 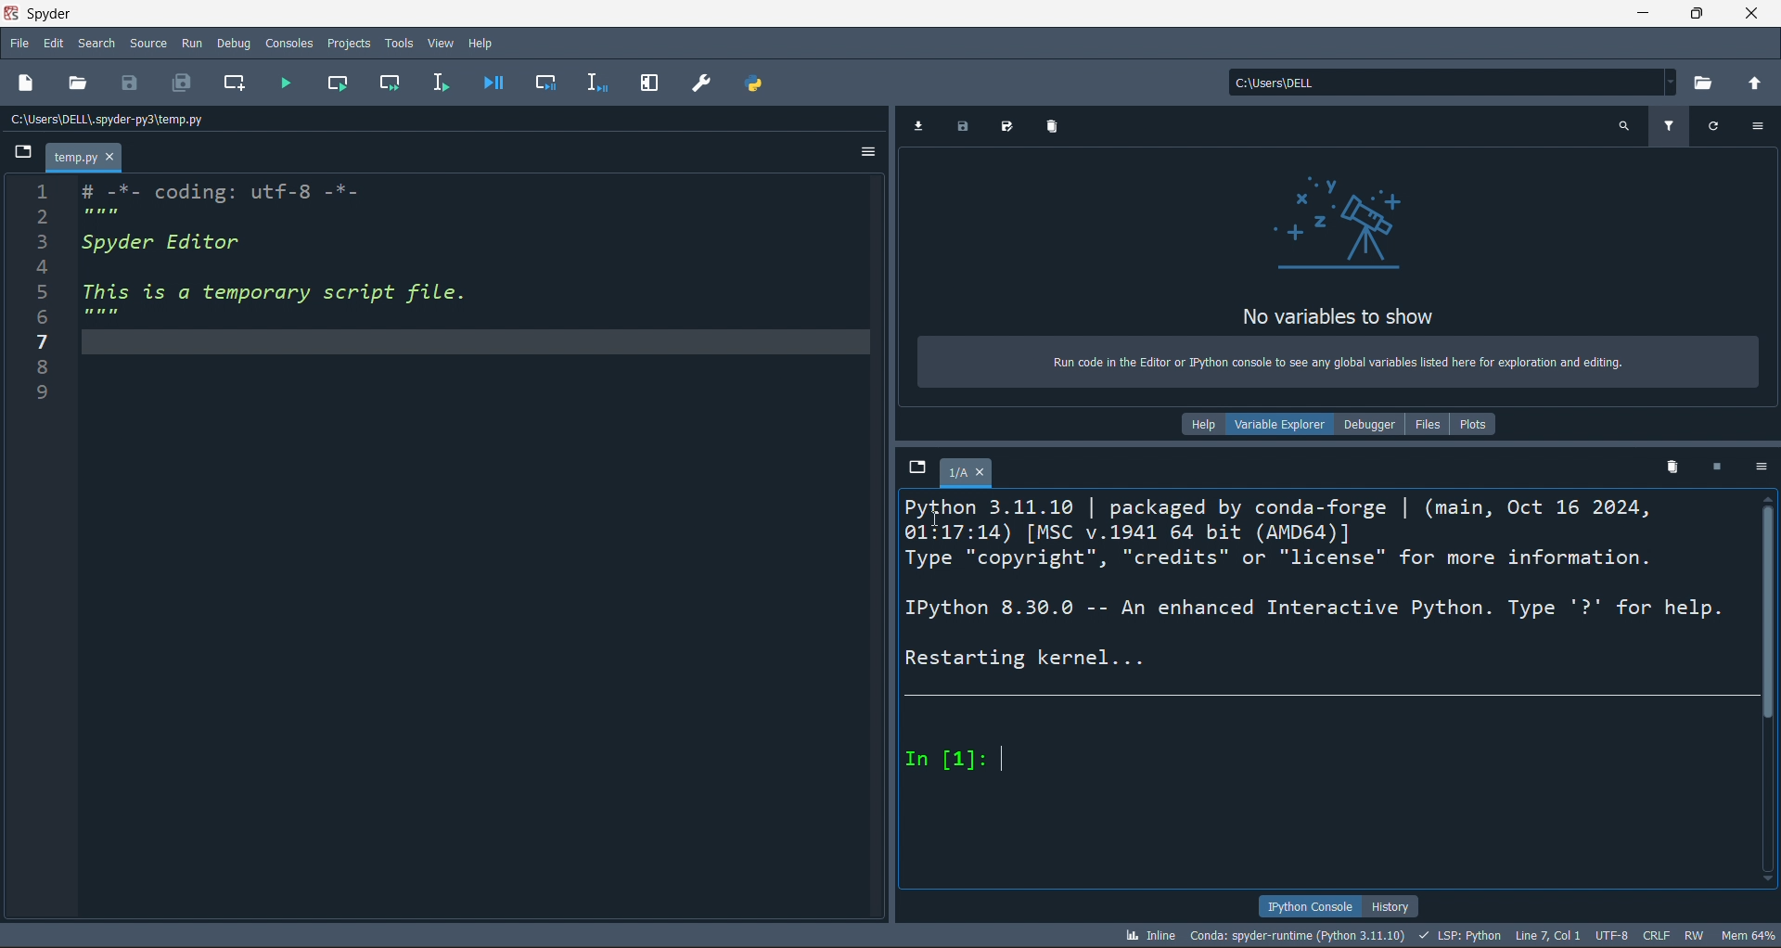 What do you see at coordinates (1710, 126) in the screenshot?
I see `refresh` at bounding box center [1710, 126].